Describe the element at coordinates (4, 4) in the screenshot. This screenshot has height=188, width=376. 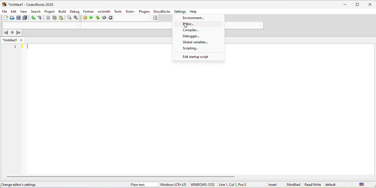
I see `logo` at that location.